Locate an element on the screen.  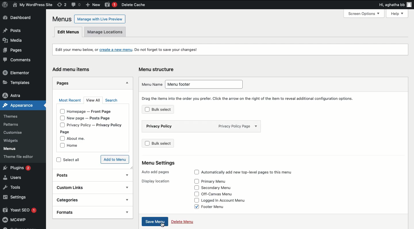
 secondary Menu is located at coordinates (222, 188).